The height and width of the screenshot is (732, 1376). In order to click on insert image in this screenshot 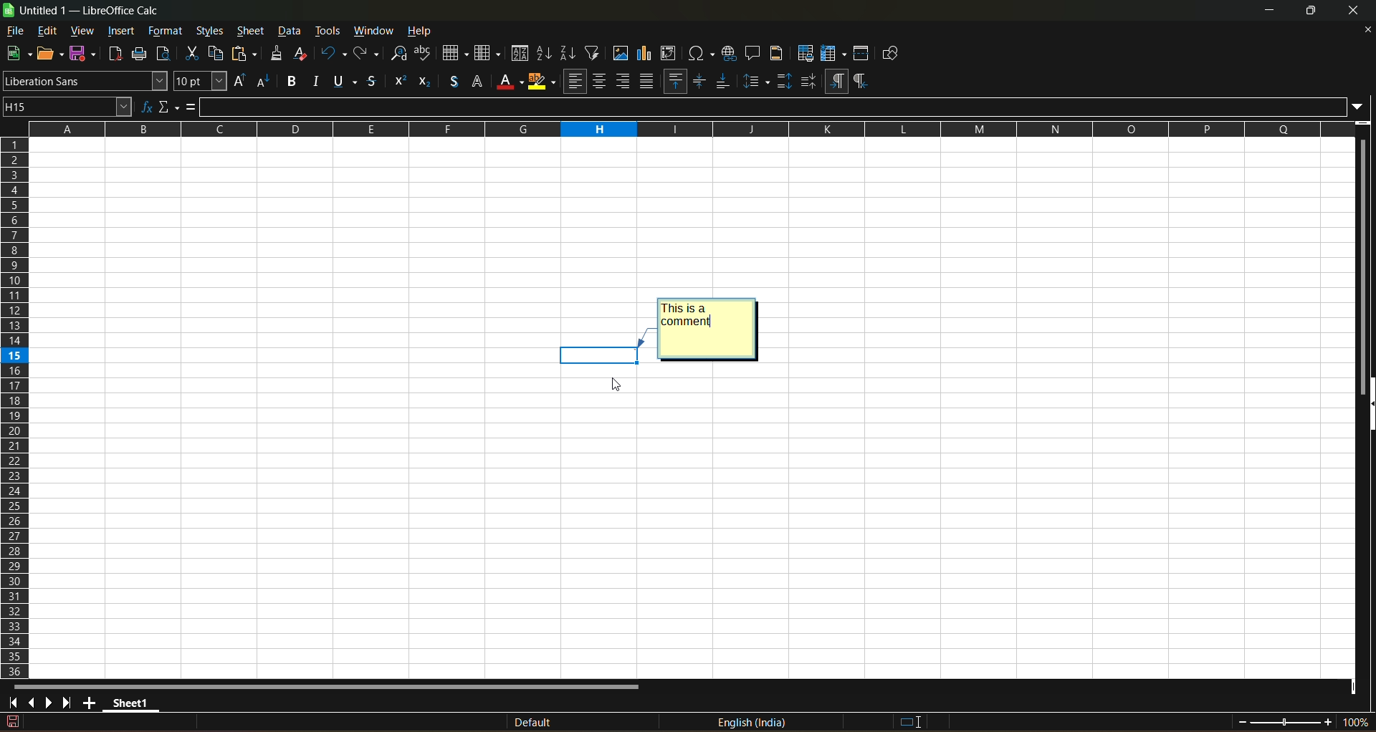, I will do `click(621, 53)`.